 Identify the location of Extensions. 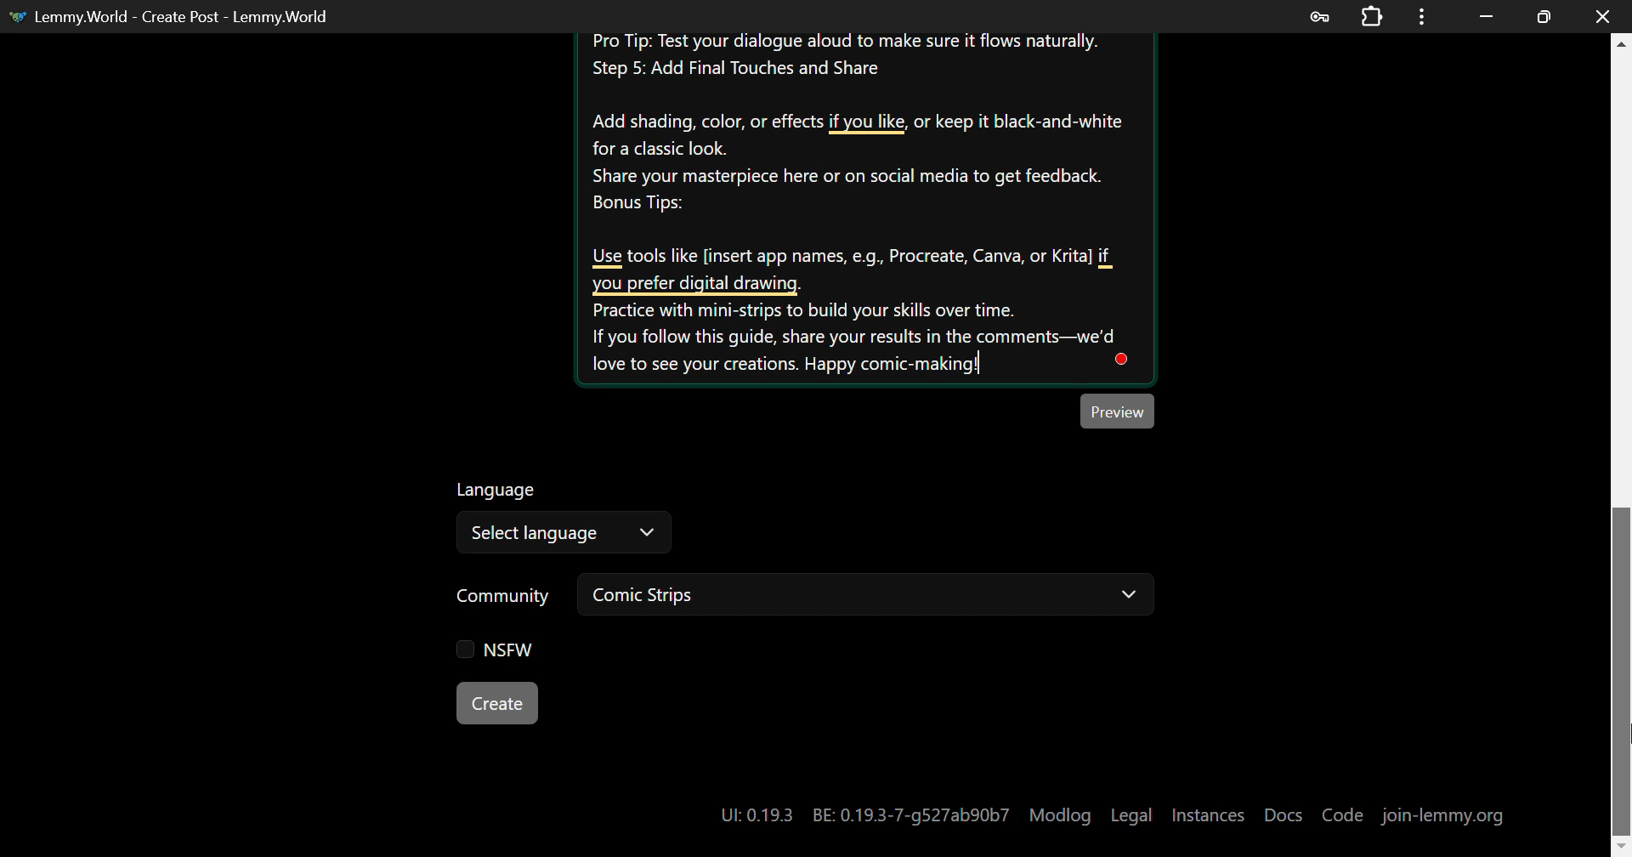
(1375, 15).